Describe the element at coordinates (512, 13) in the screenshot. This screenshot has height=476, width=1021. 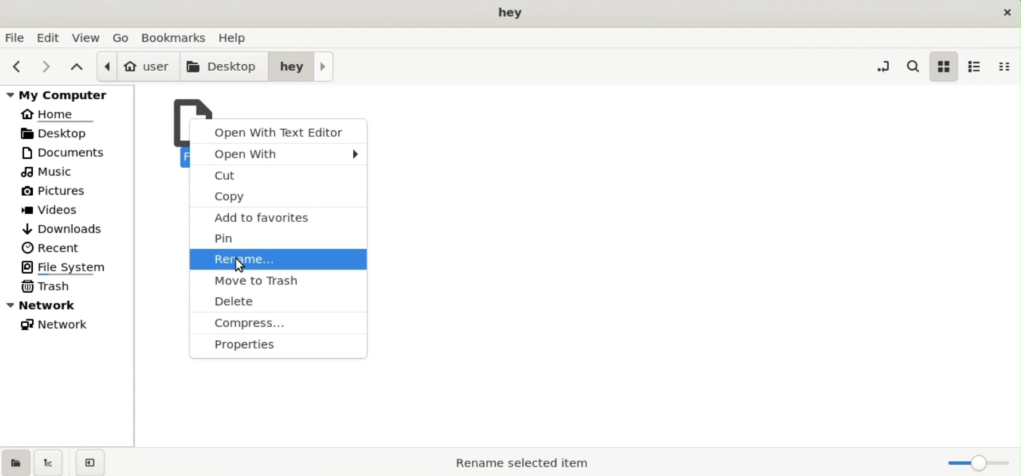
I see `title` at that location.